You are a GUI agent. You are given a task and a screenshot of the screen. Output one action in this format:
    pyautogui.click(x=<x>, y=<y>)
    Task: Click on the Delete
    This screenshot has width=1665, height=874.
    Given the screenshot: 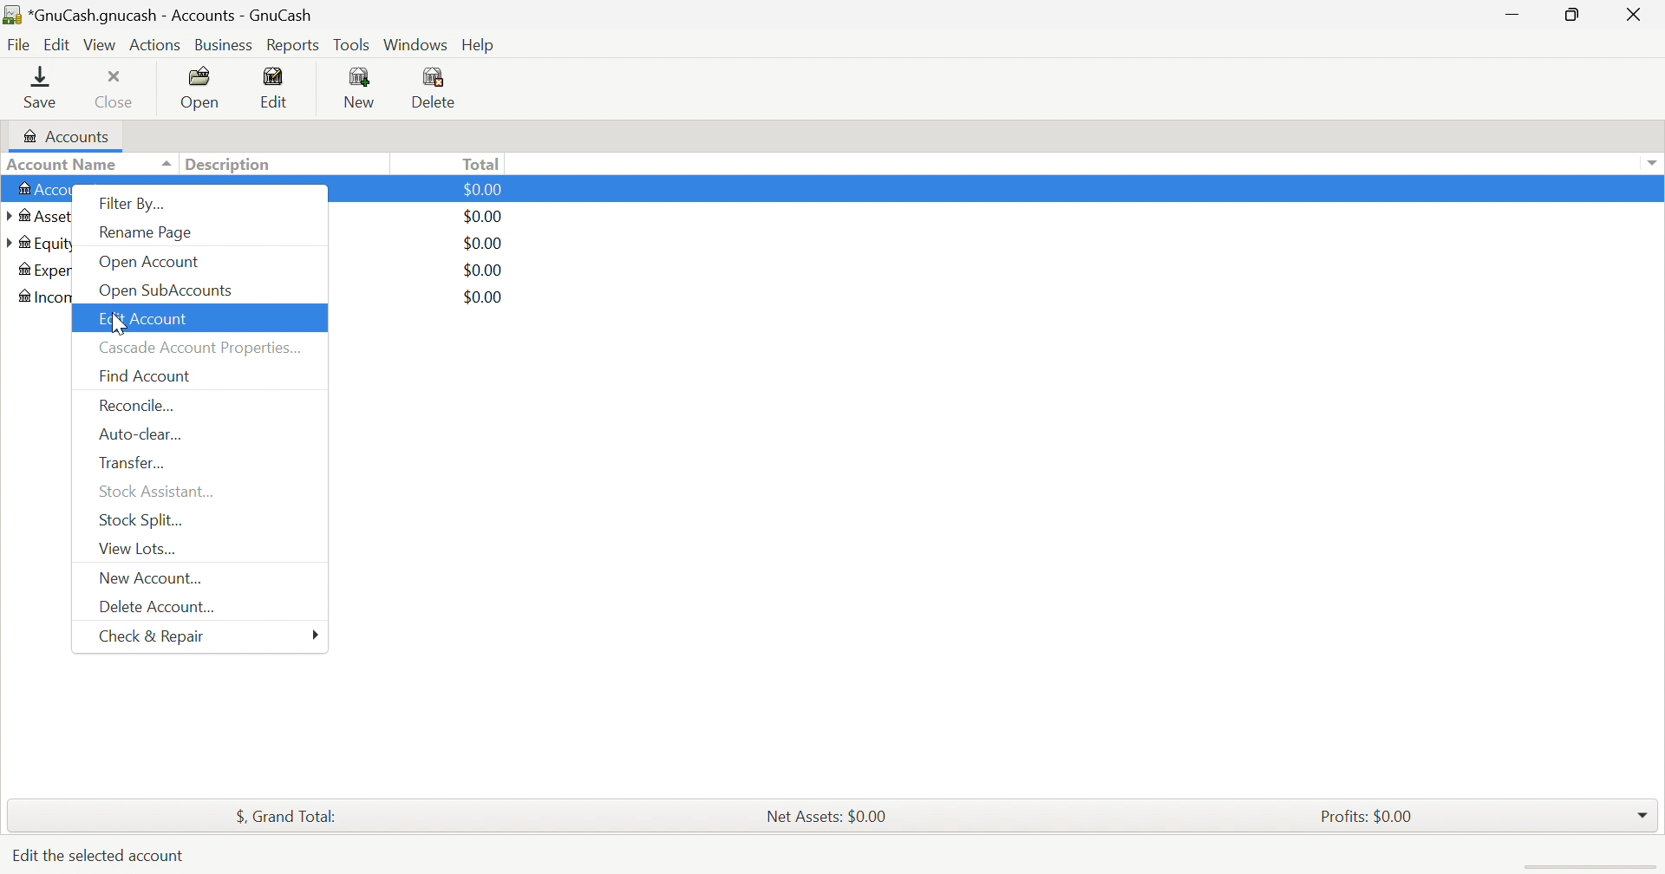 What is the action you would take?
    pyautogui.click(x=438, y=88)
    